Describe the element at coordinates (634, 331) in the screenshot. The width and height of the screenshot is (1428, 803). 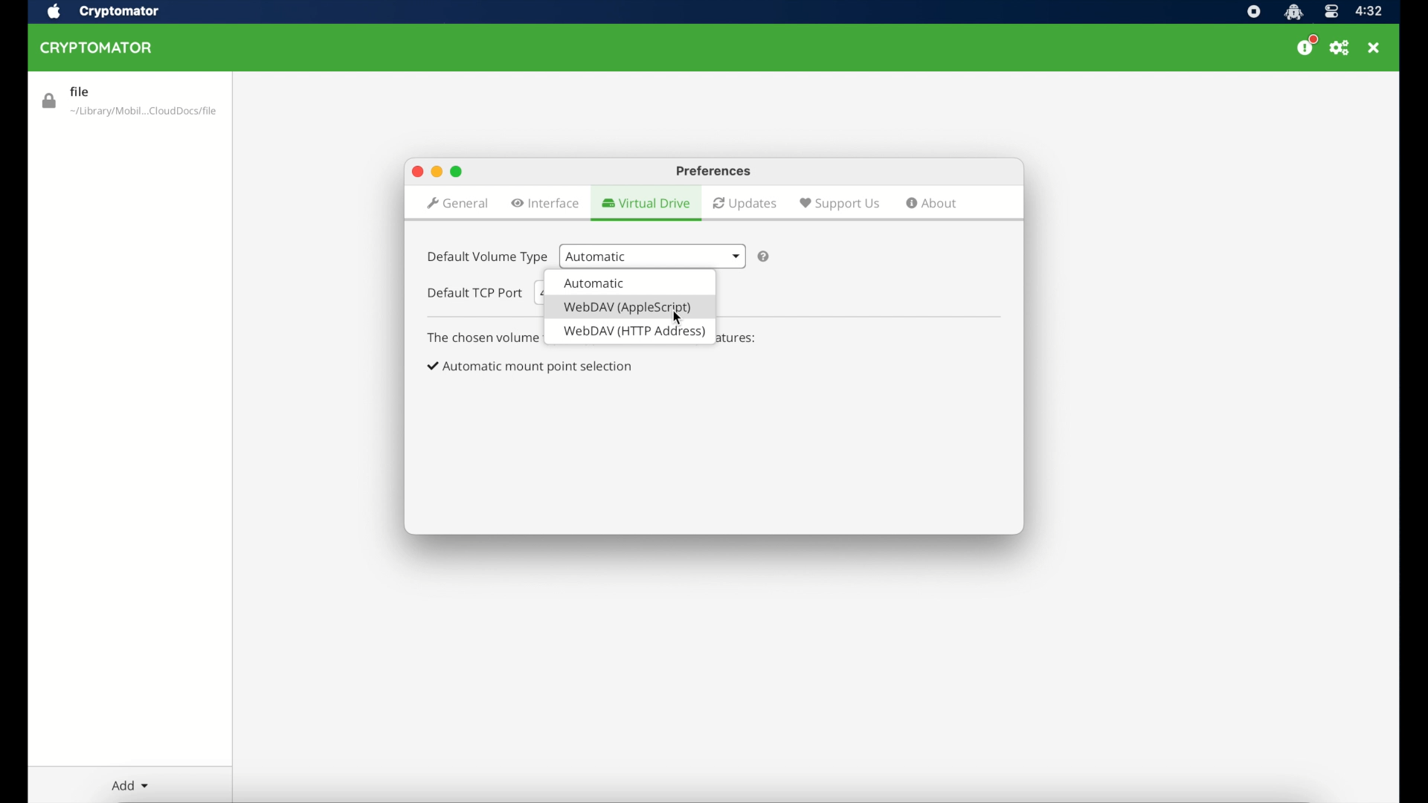
I see `volume type` at that location.